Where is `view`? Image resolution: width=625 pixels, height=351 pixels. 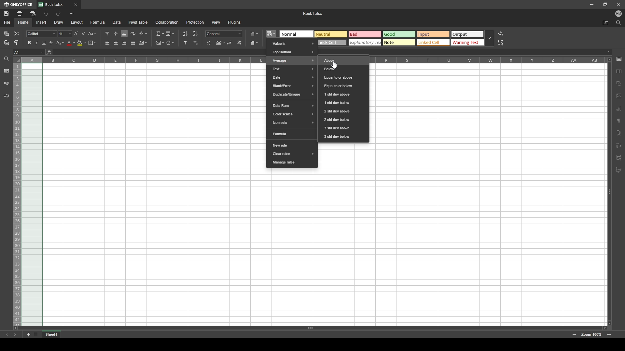 view is located at coordinates (216, 22).